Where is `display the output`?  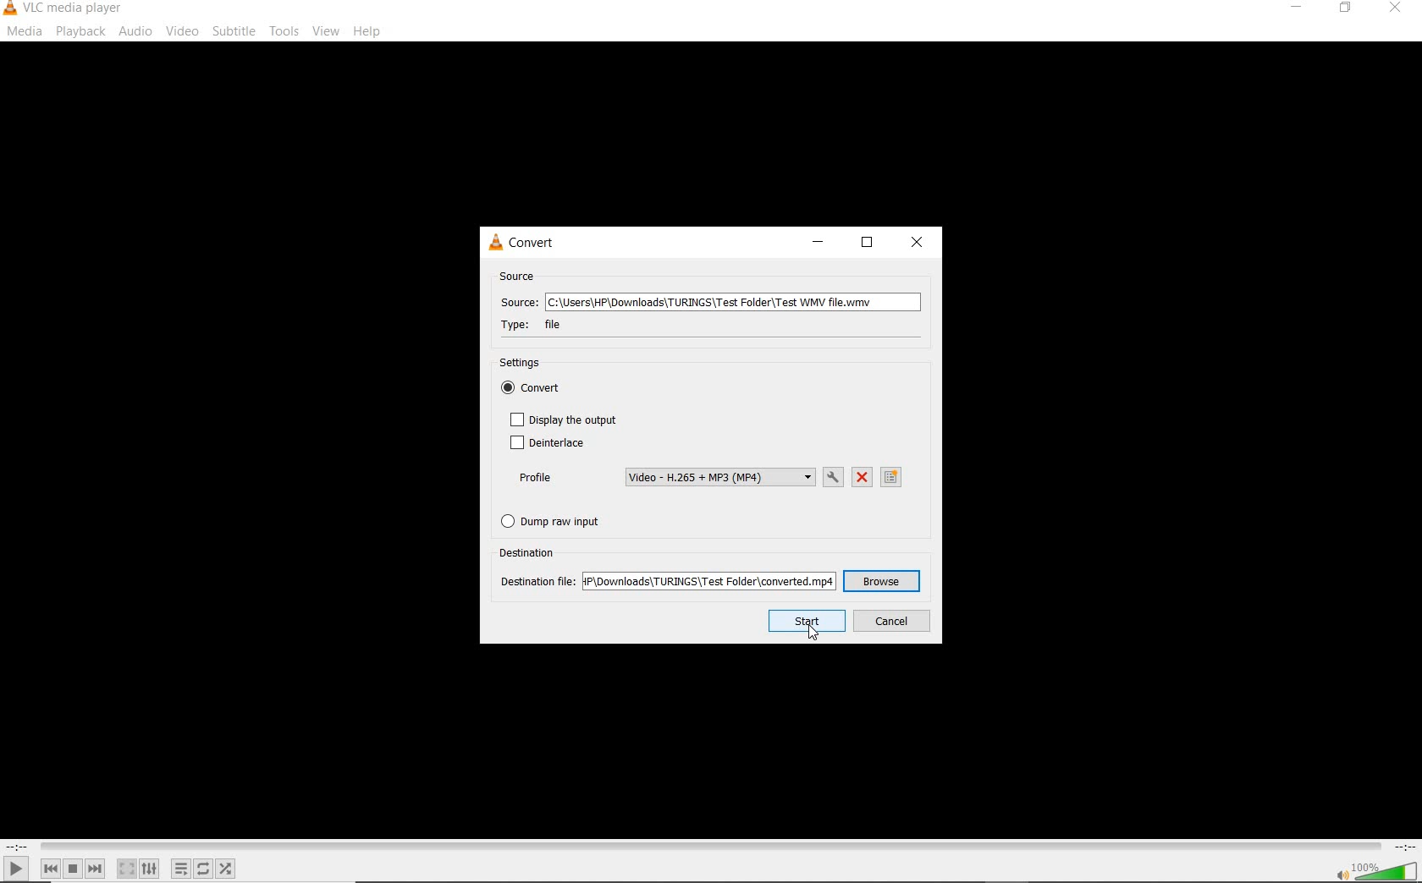 display the output is located at coordinates (564, 420).